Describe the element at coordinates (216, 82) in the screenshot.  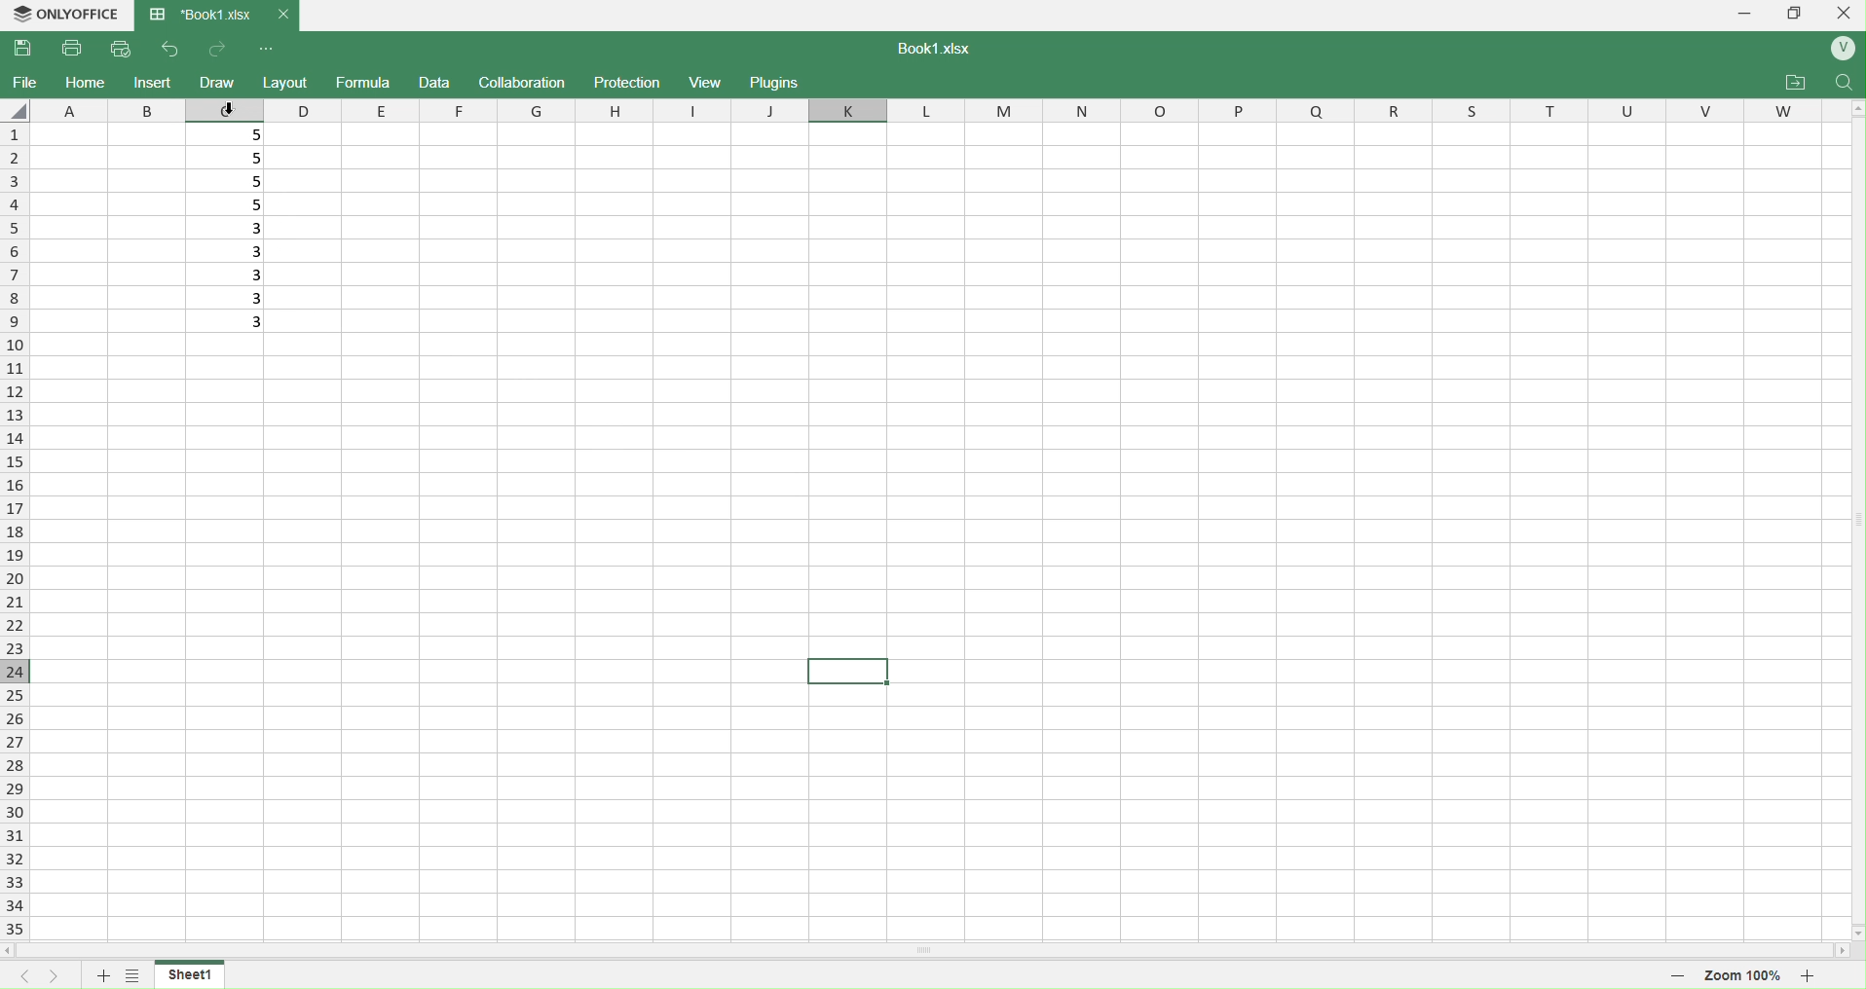
I see `Draw` at that location.